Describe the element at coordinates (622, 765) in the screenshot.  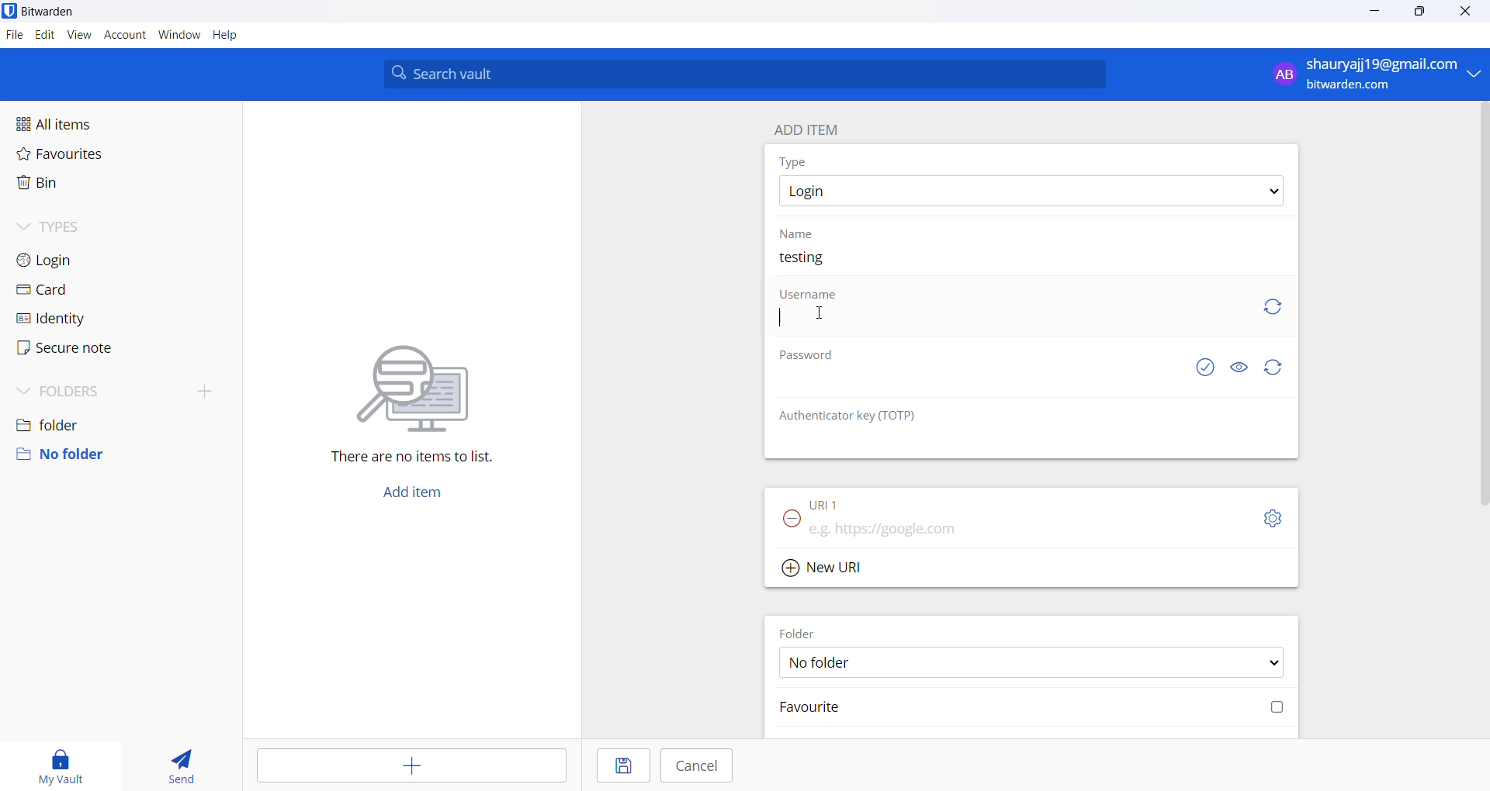
I see `save` at that location.